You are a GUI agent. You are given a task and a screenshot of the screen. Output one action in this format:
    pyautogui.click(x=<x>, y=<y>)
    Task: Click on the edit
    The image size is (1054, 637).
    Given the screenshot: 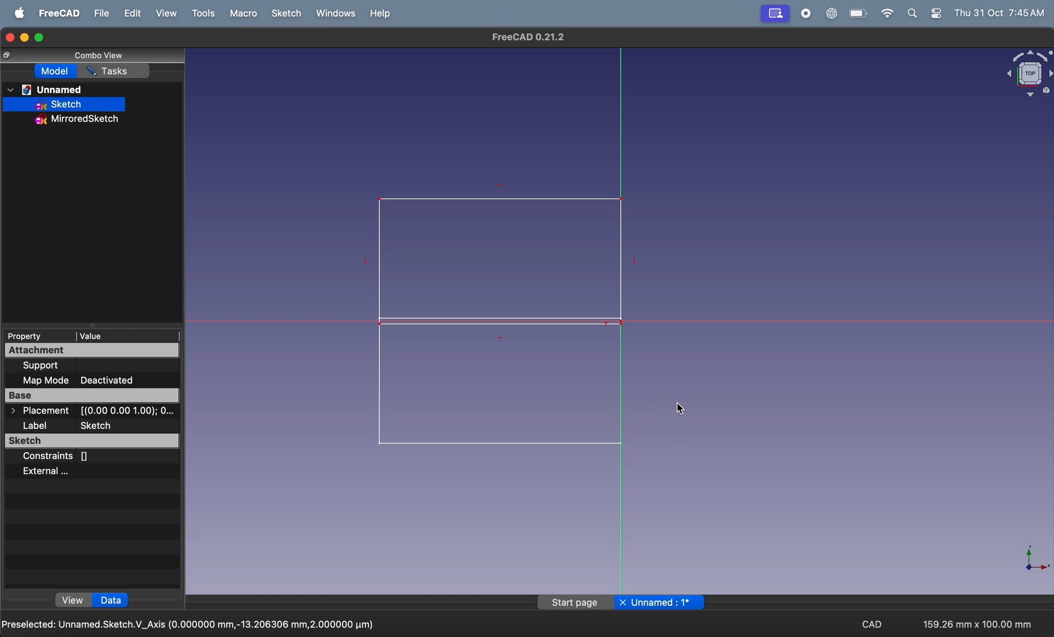 What is the action you would take?
    pyautogui.click(x=129, y=14)
    